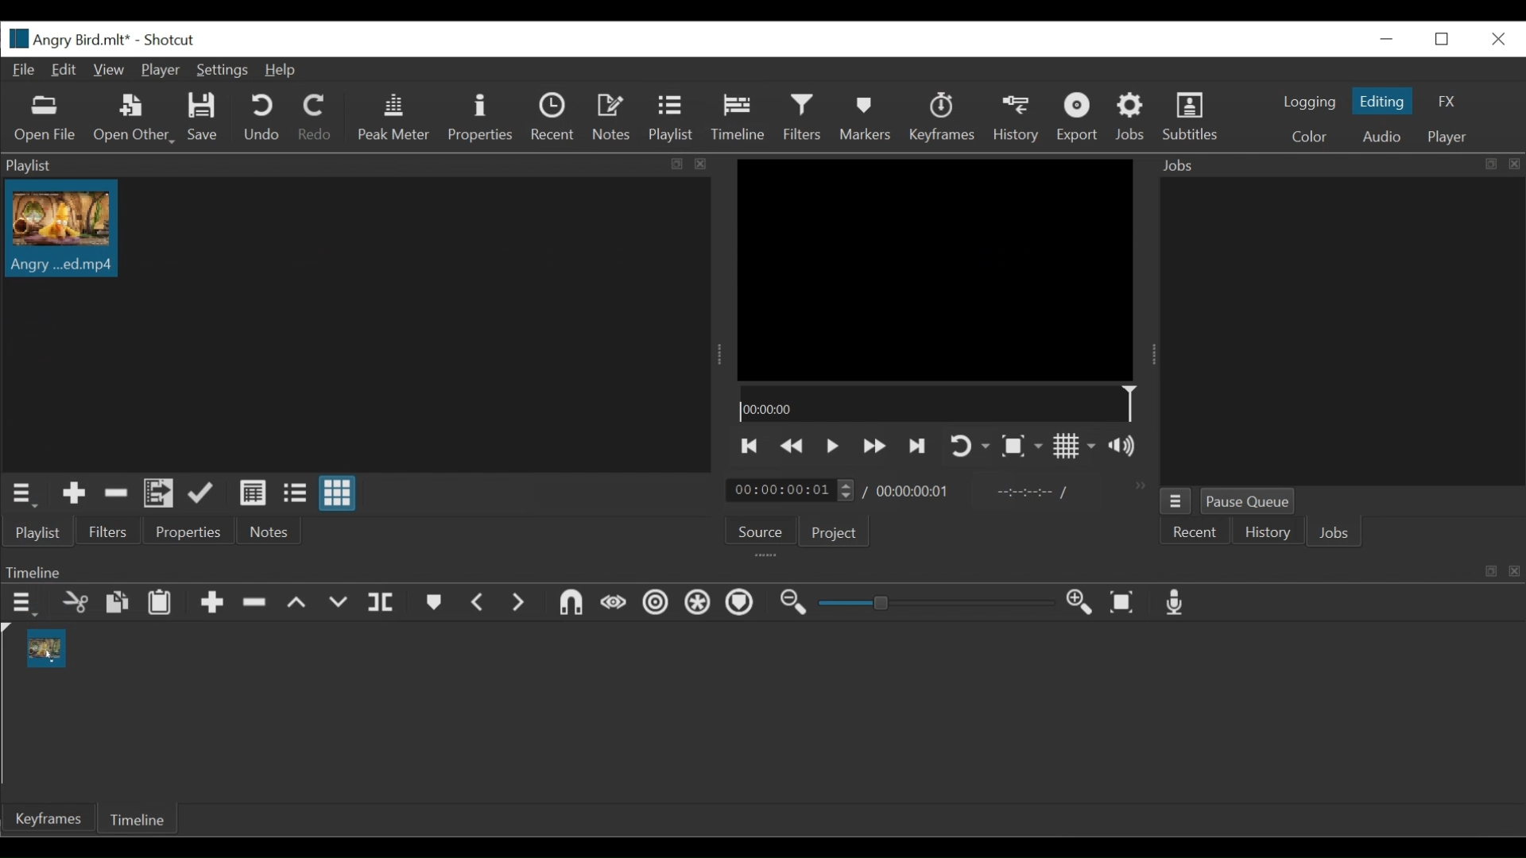 Image resolution: width=1526 pixels, height=858 pixels. Describe the element at coordinates (804, 117) in the screenshot. I see `Filters` at that location.